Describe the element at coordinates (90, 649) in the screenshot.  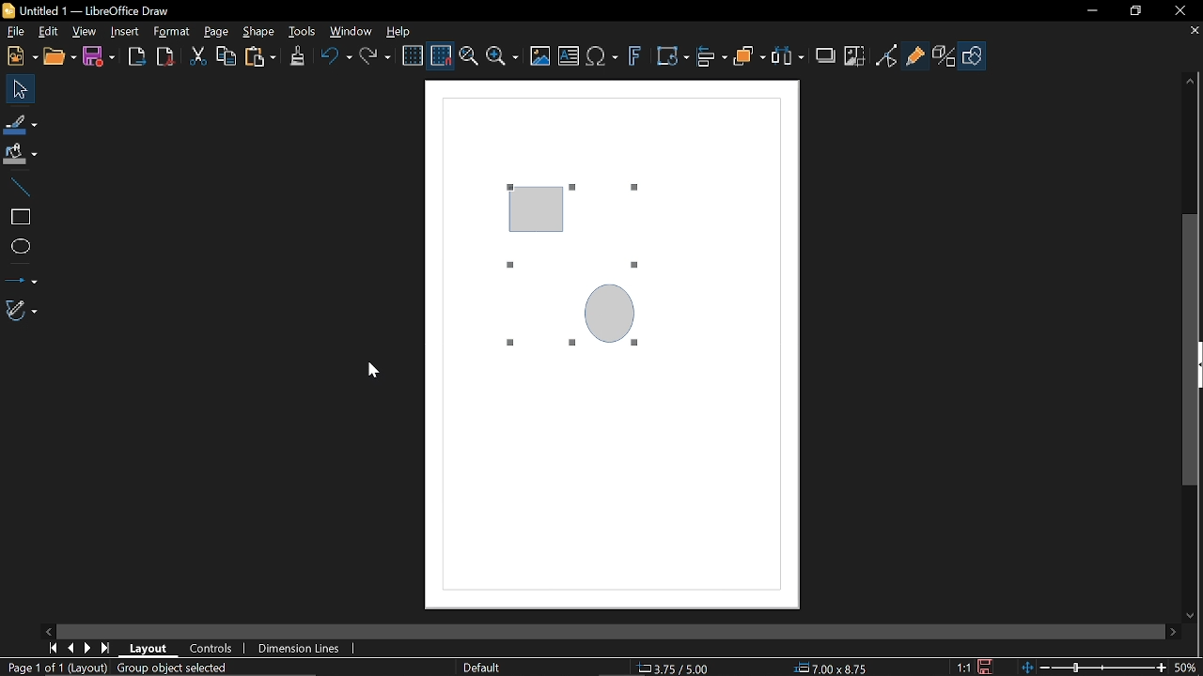
I see `Next page` at that location.